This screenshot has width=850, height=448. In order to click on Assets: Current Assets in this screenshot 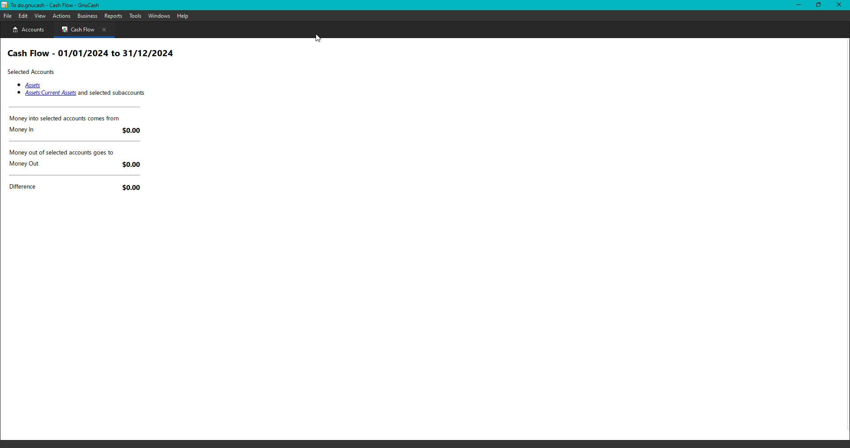, I will do `click(81, 94)`.